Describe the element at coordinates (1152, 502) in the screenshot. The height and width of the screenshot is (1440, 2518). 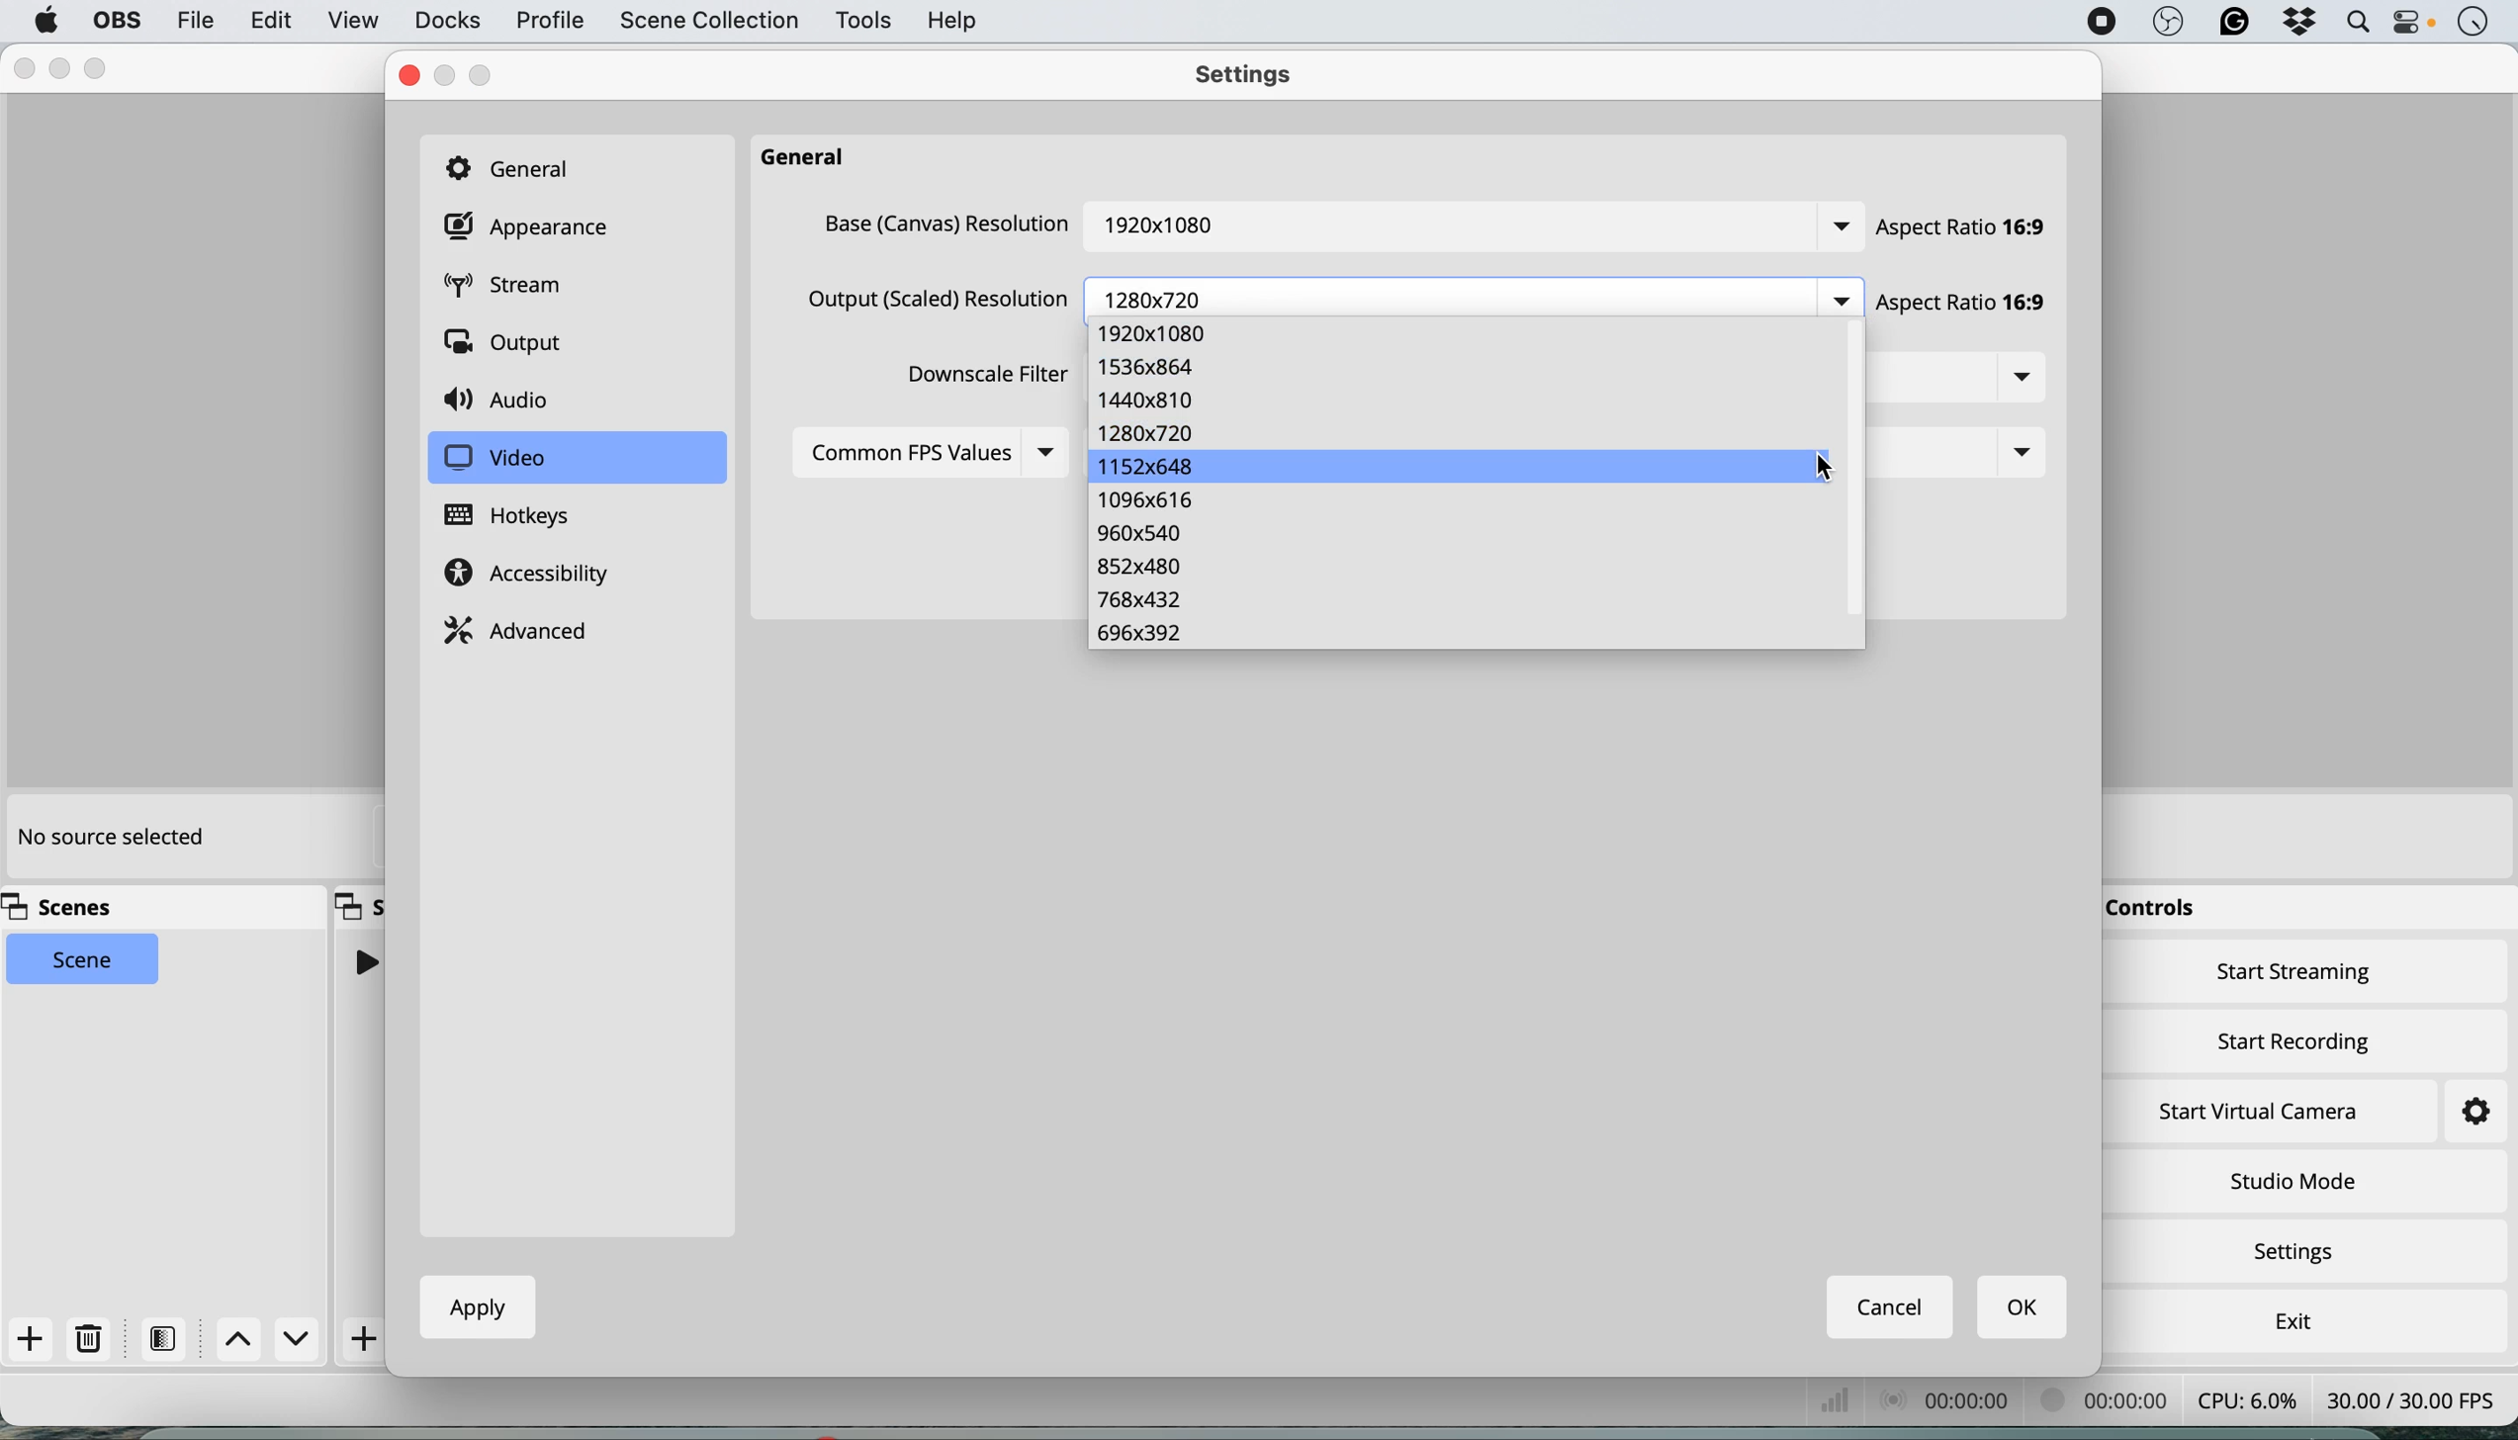
I see `1096x616` at that location.